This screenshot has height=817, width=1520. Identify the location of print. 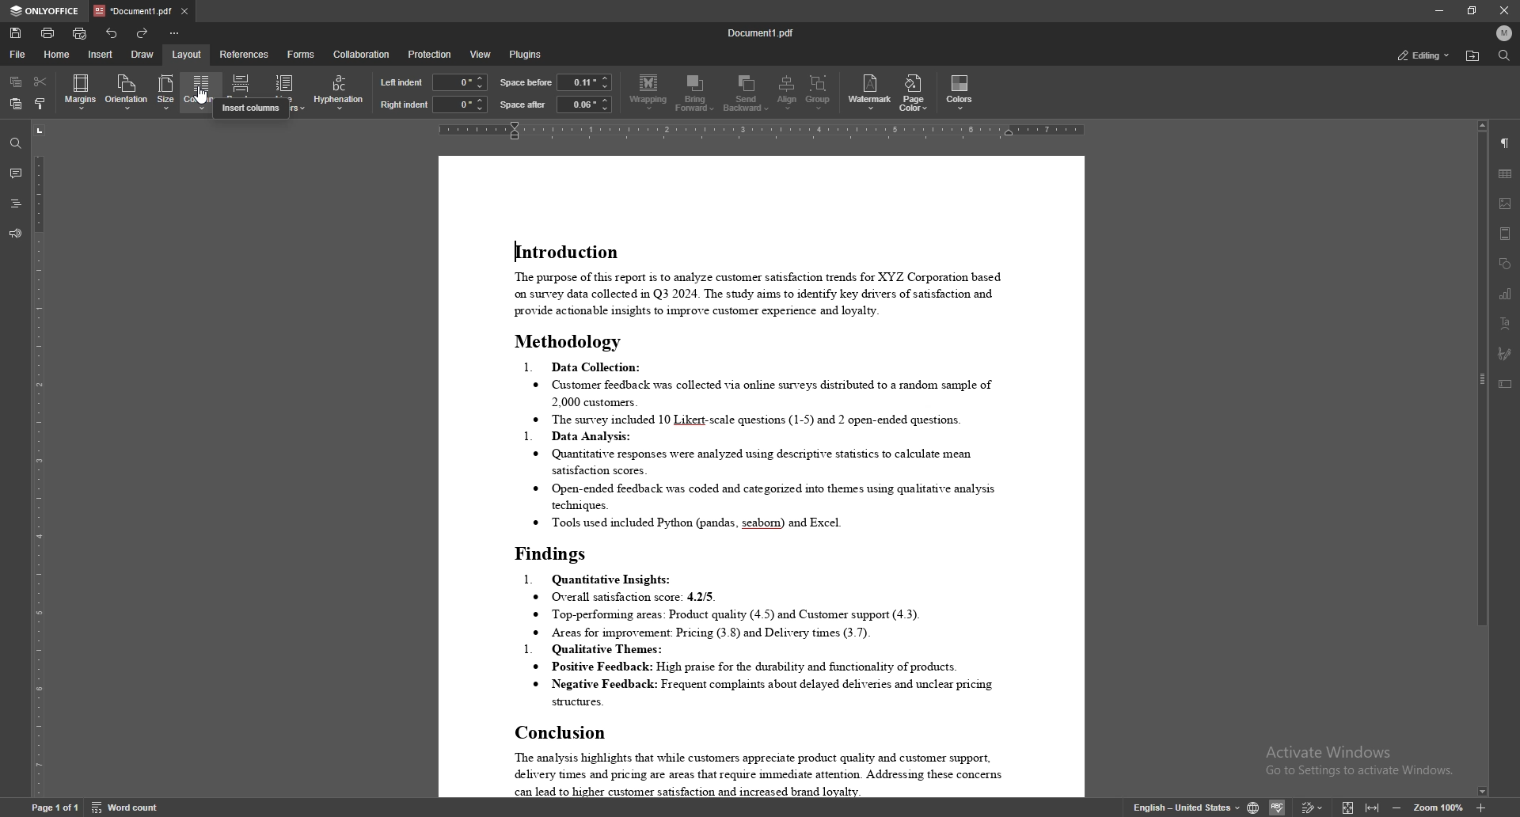
(47, 33).